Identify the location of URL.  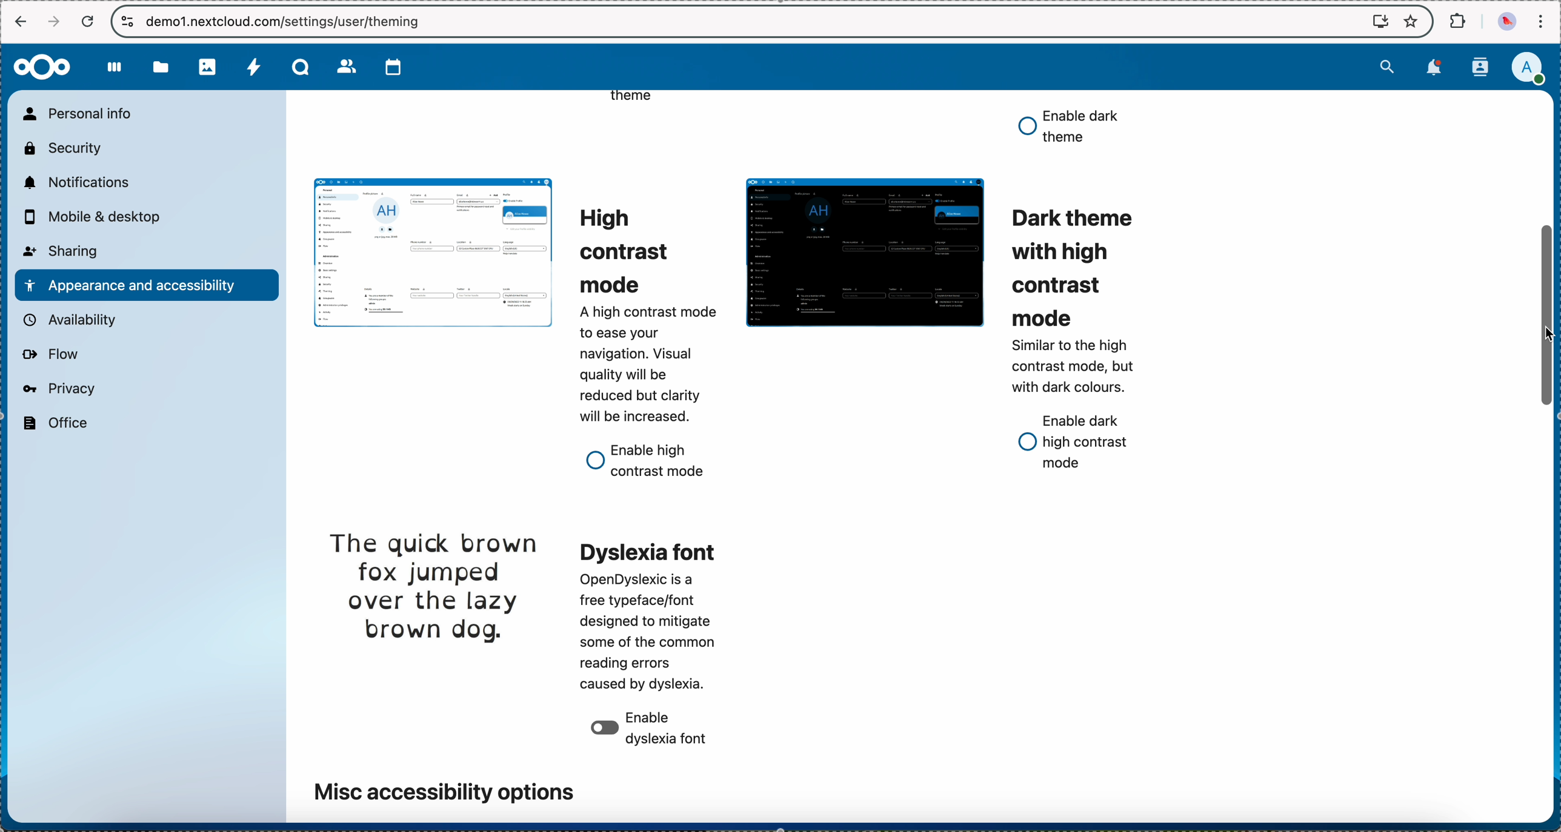
(293, 22).